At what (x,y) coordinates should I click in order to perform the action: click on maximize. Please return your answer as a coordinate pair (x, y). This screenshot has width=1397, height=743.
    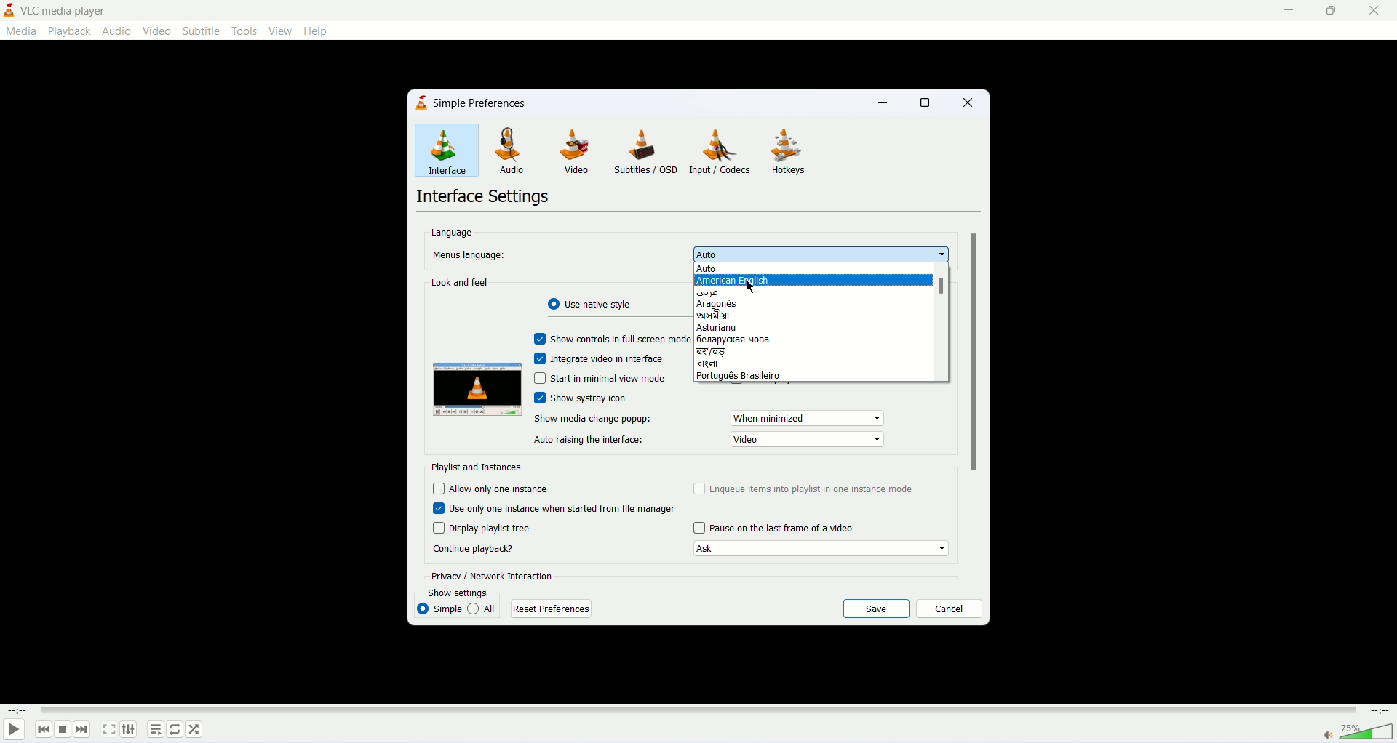
    Looking at the image, I should click on (1333, 11).